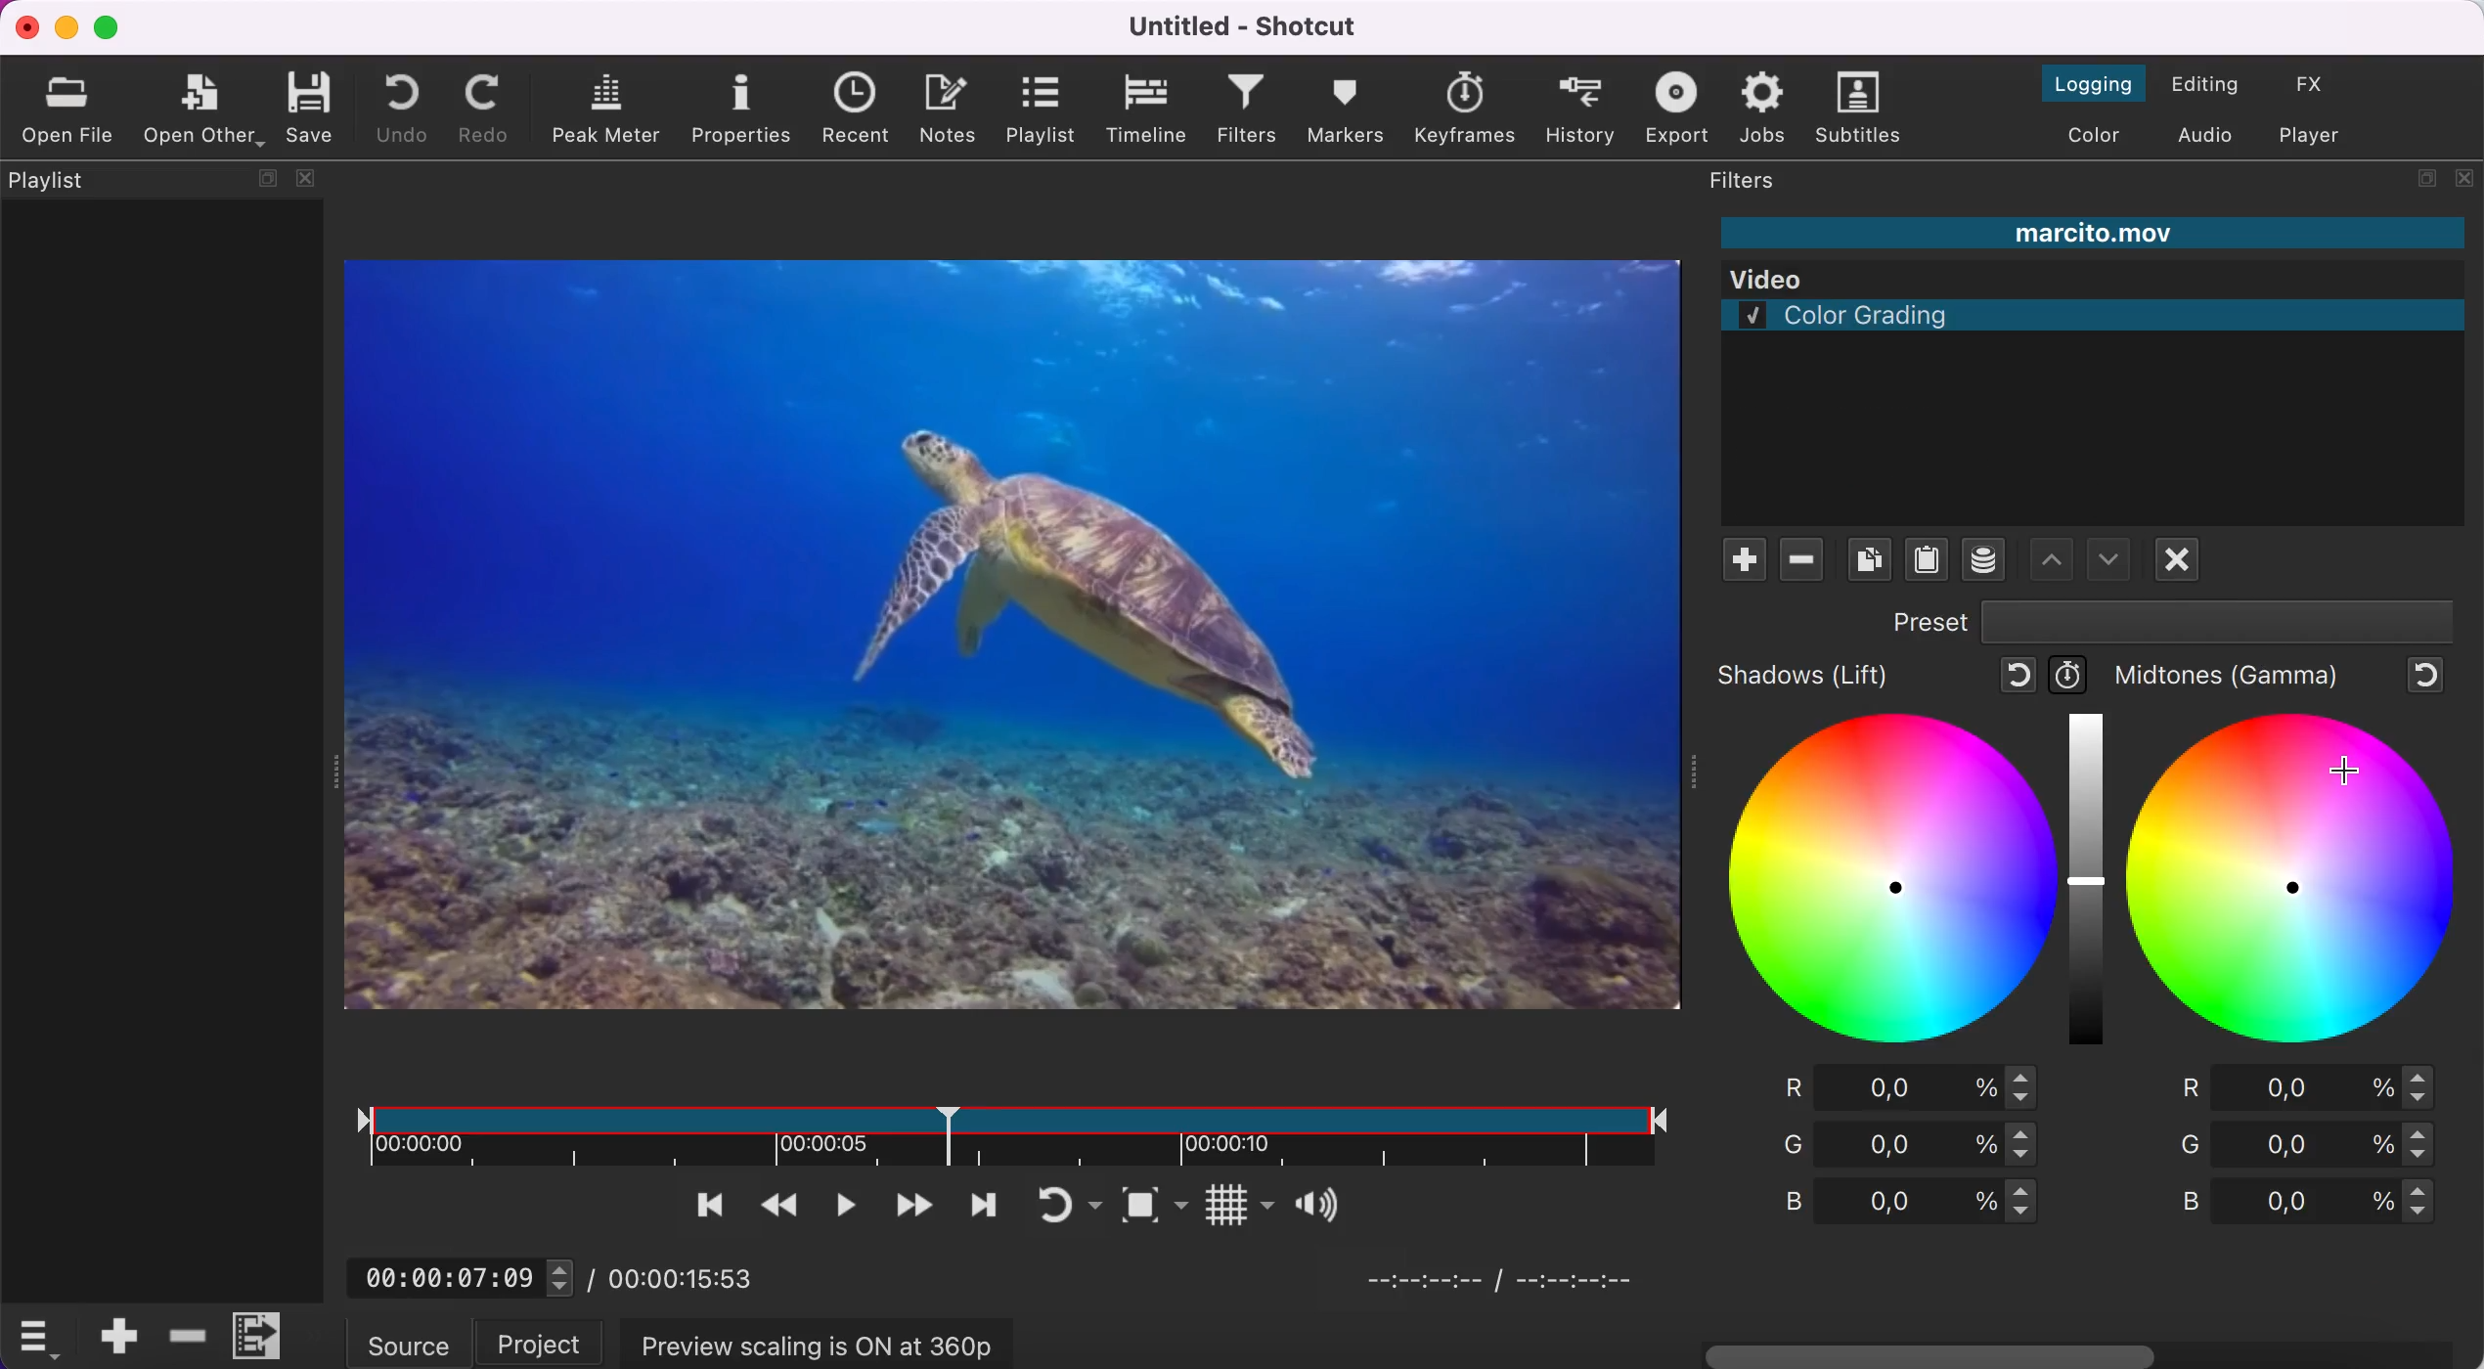 This screenshot has width=2484, height=1369. What do you see at coordinates (1318, 1203) in the screenshot?
I see `` at bounding box center [1318, 1203].